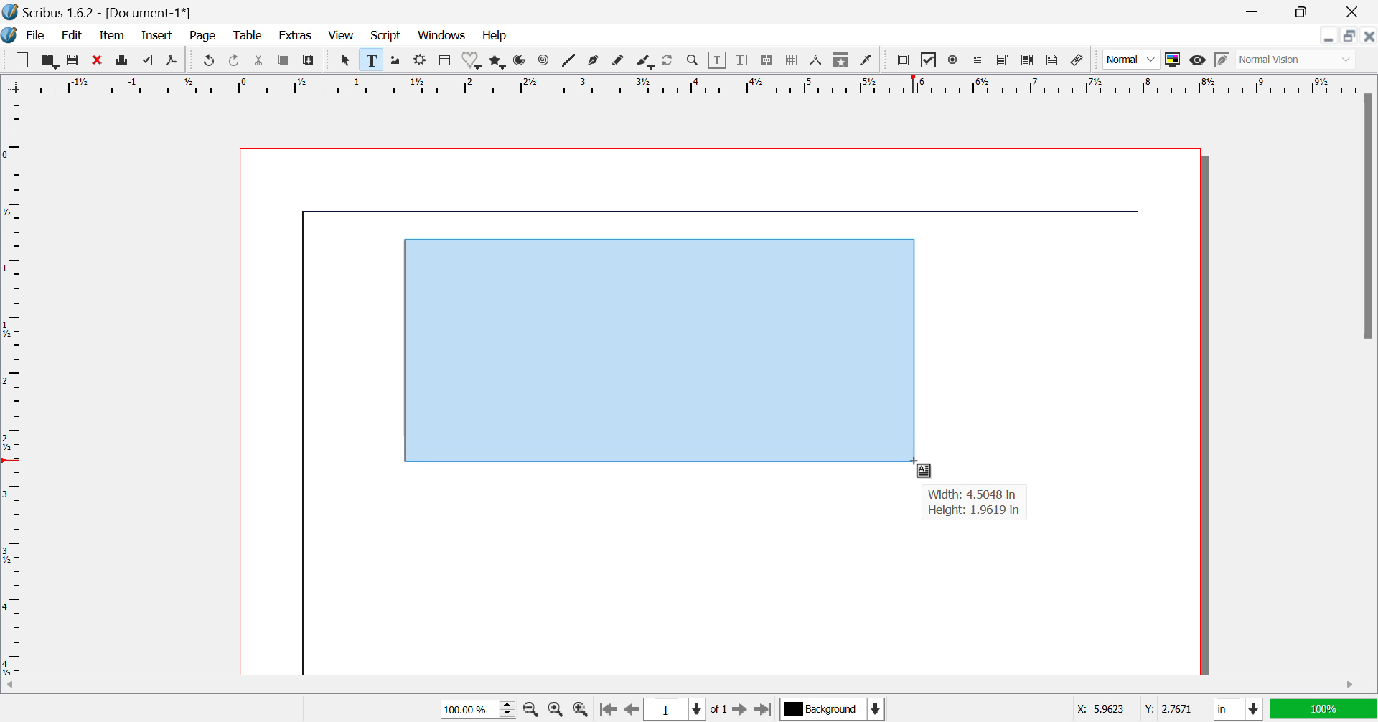  Describe the element at coordinates (1239, 708) in the screenshot. I see `in` at that location.